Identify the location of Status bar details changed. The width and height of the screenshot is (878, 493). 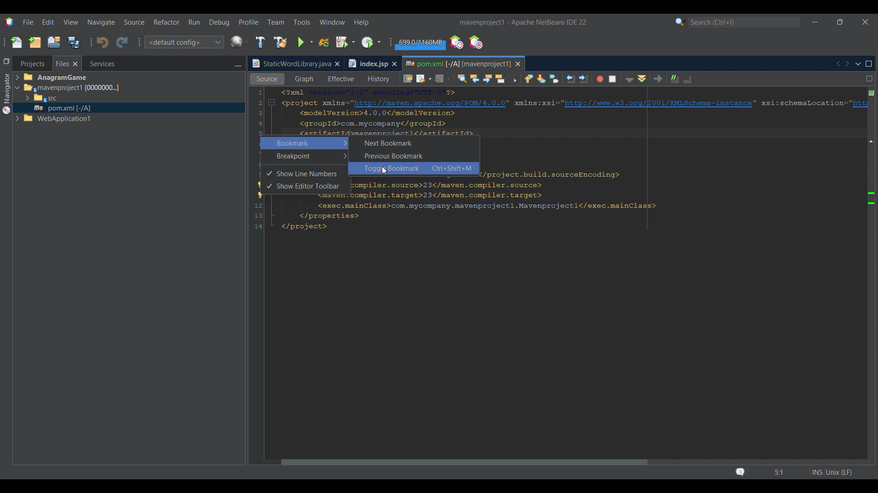
(793, 472).